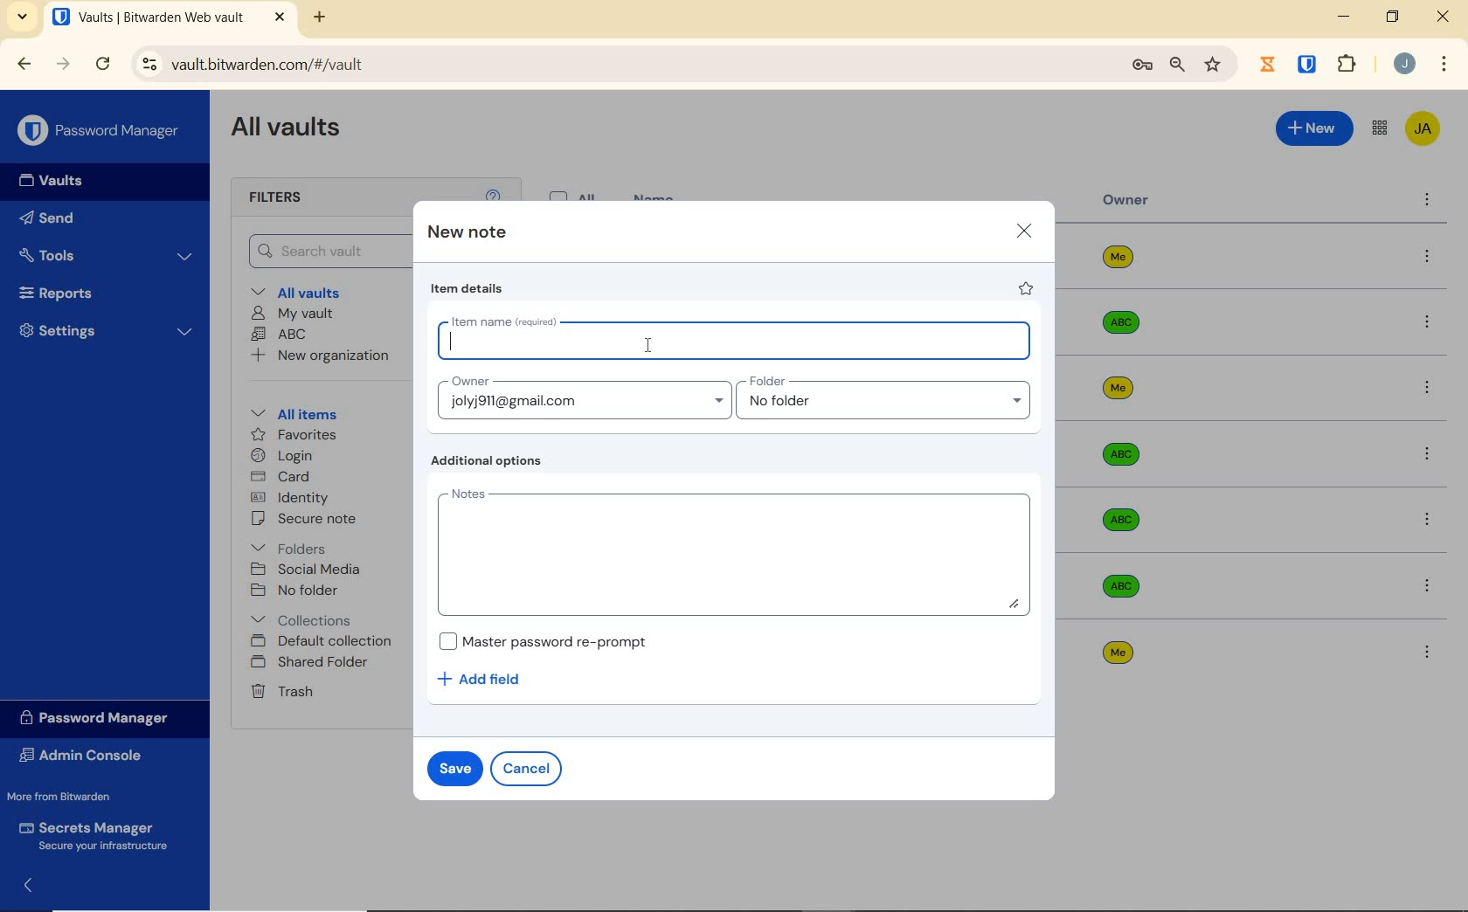 Image resolution: width=1468 pixels, height=912 pixels. Describe the element at coordinates (1426, 454) in the screenshot. I see `more options` at that location.